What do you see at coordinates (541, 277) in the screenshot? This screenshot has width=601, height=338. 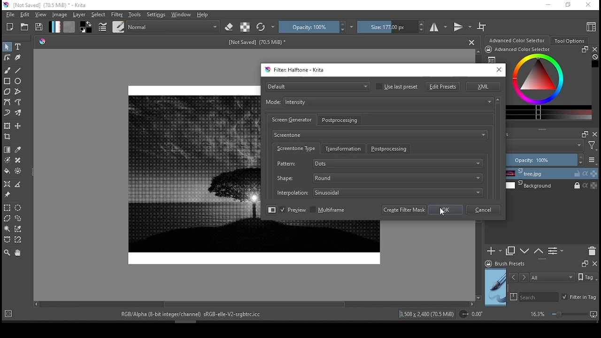 I see `tags` at bounding box center [541, 277].